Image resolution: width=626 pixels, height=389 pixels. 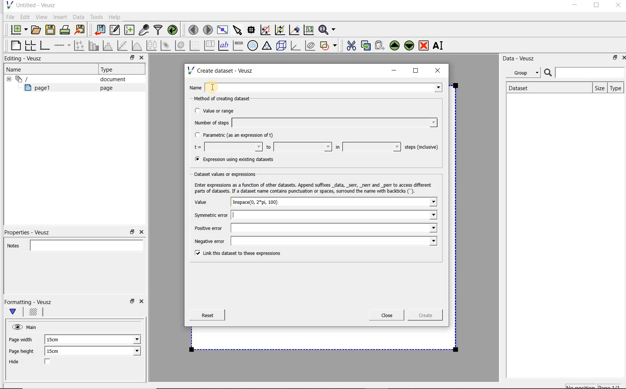 I want to click on Create dataset - Veusz, so click(x=221, y=70).